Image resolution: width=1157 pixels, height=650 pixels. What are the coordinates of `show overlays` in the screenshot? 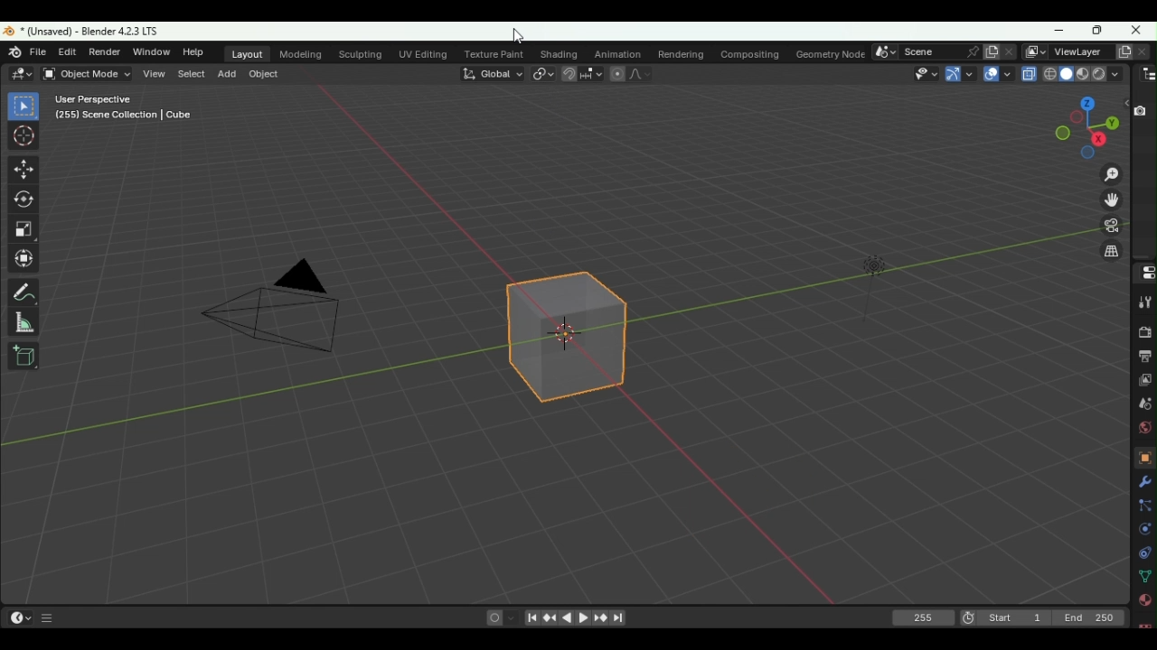 It's located at (998, 74).